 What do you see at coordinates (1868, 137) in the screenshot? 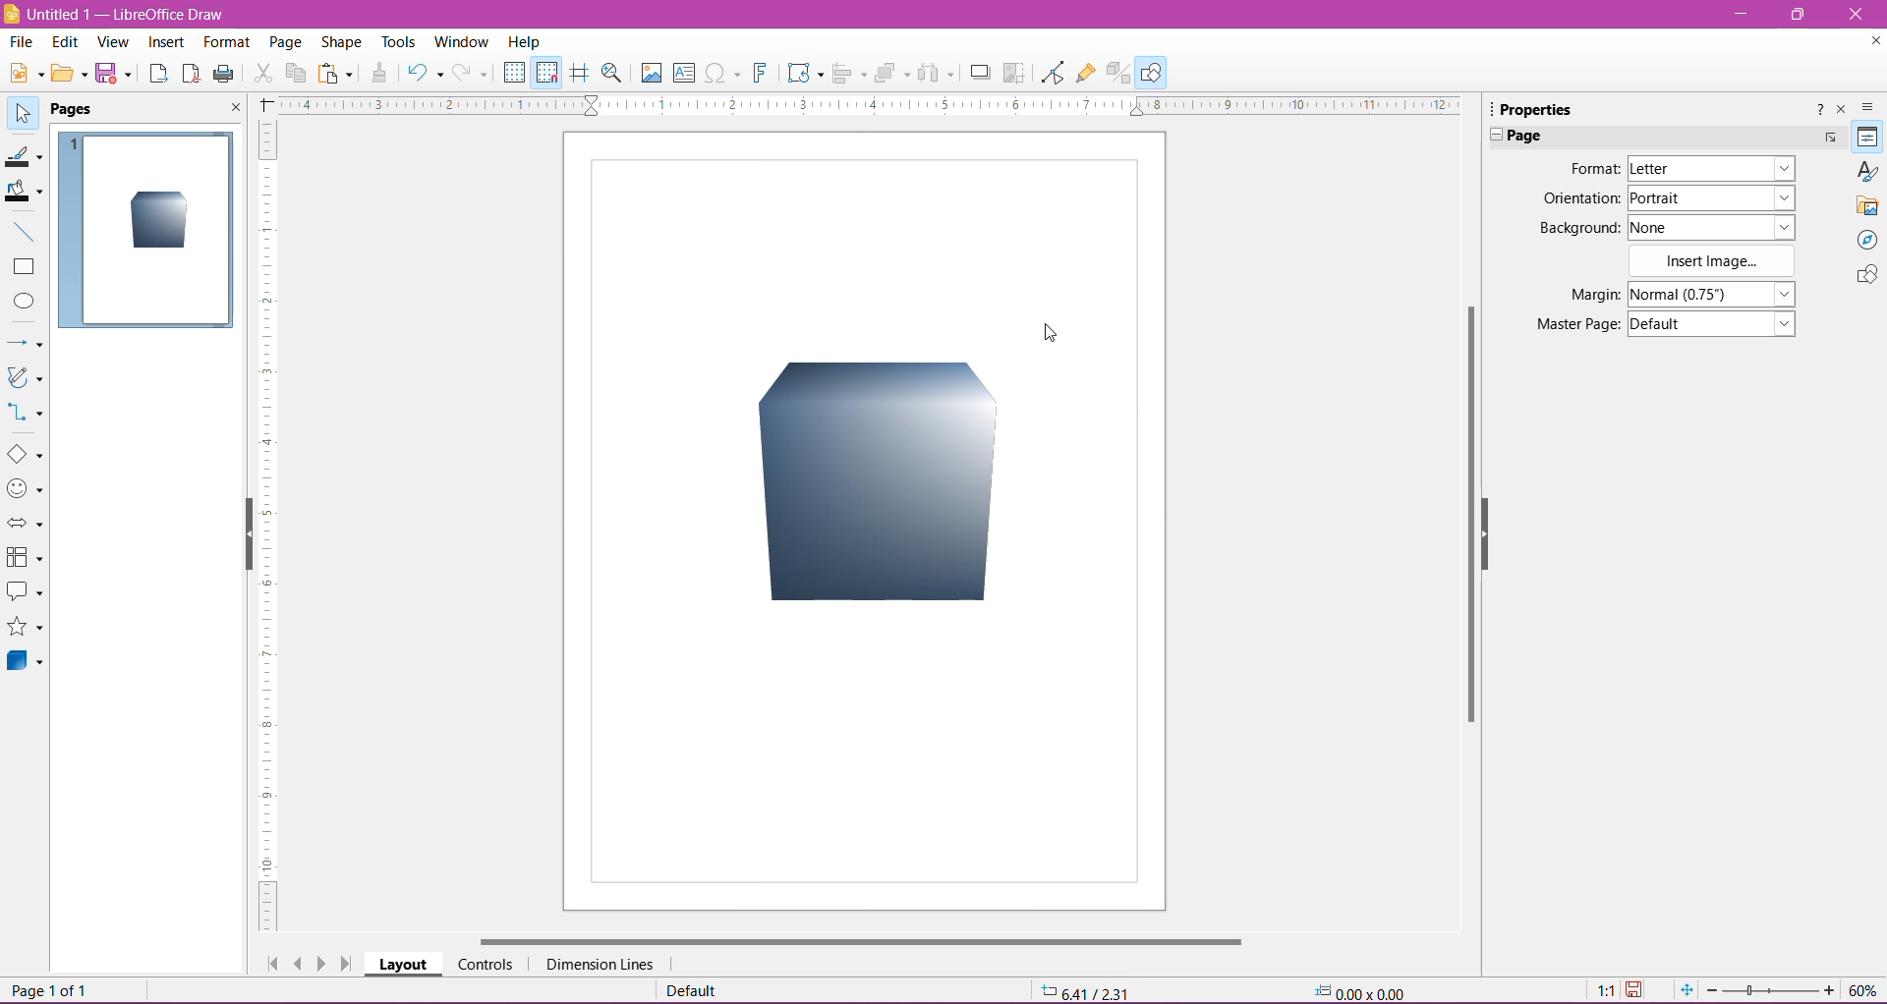
I see `Properties` at bounding box center [1868, 137].